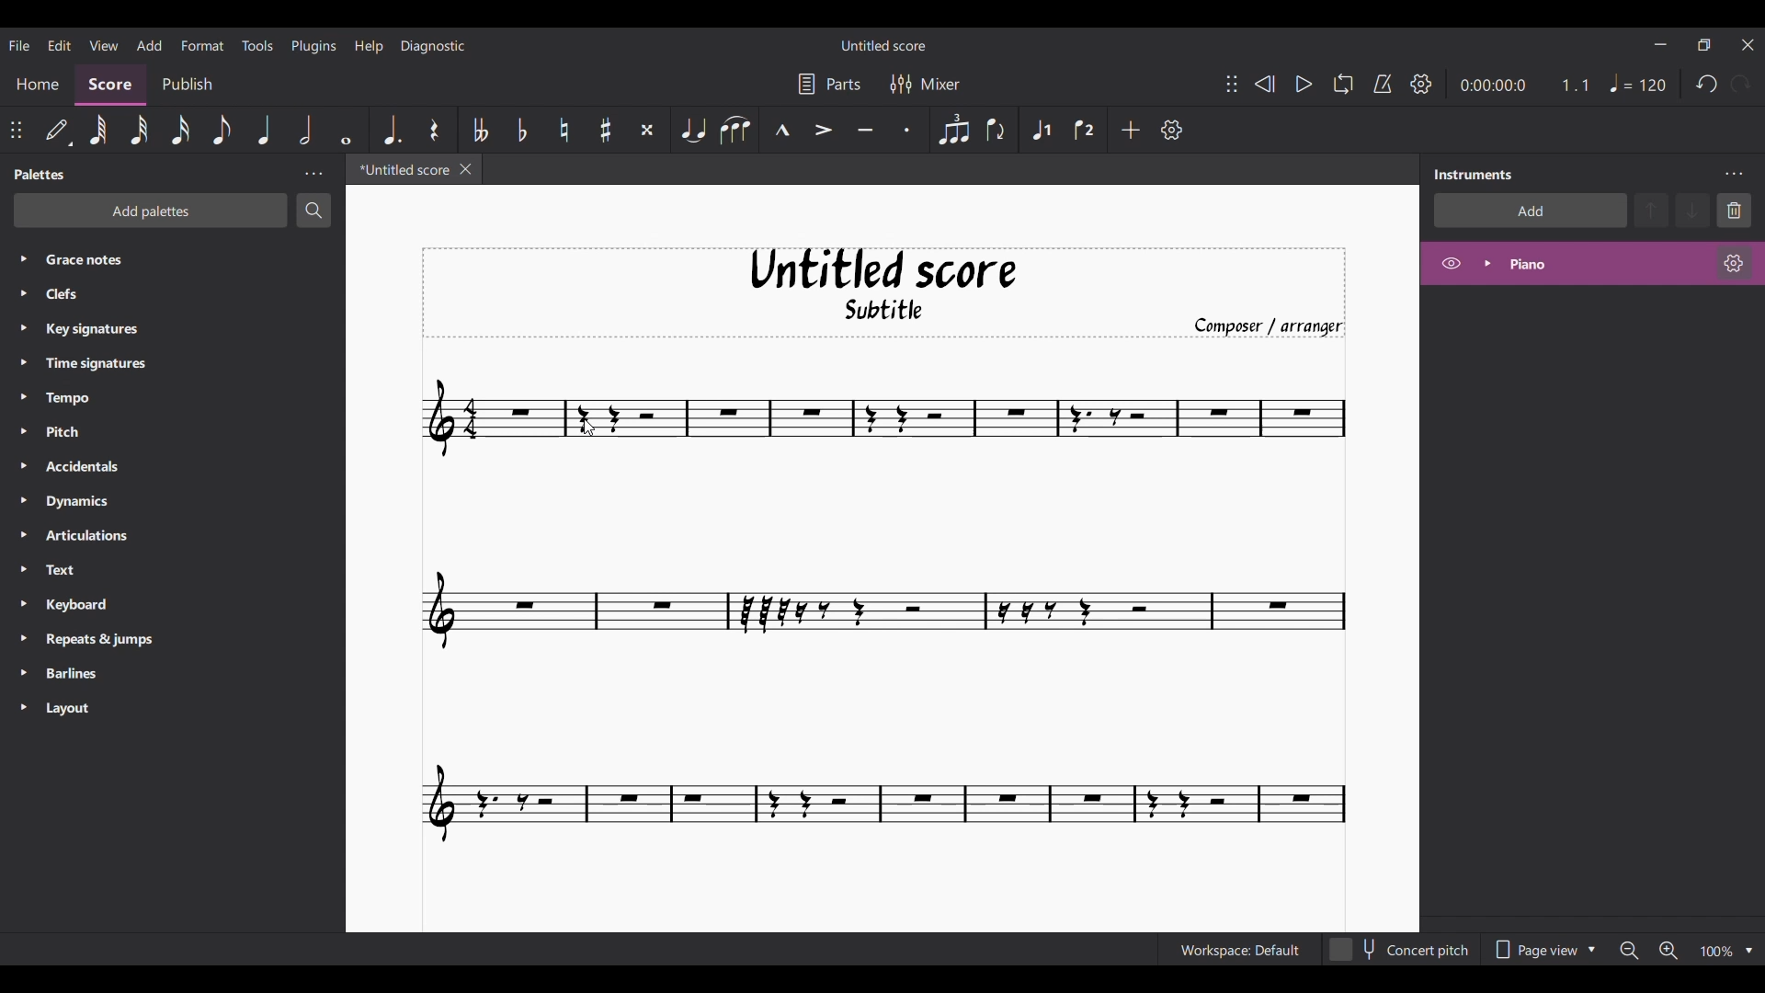 This screenshot has width=1765, height=993. Describe the element at coordinates (434, 130) in the screenshot. I see `Rest` at that location.